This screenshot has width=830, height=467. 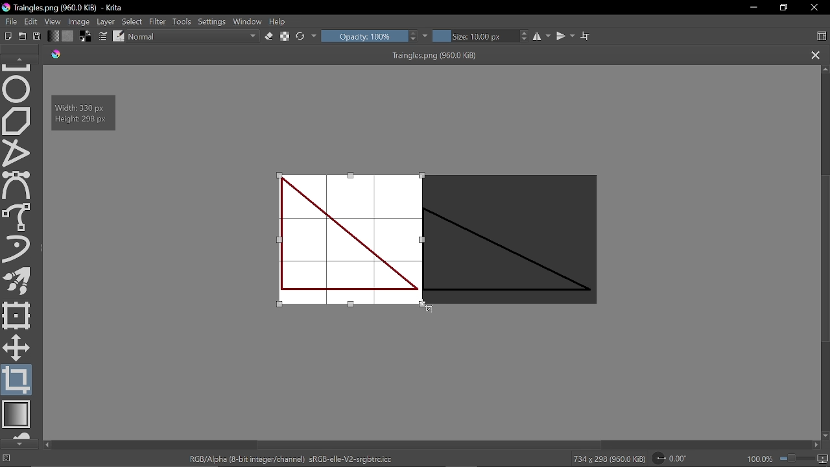 I want to click on Help, so click(x=279, y=22).